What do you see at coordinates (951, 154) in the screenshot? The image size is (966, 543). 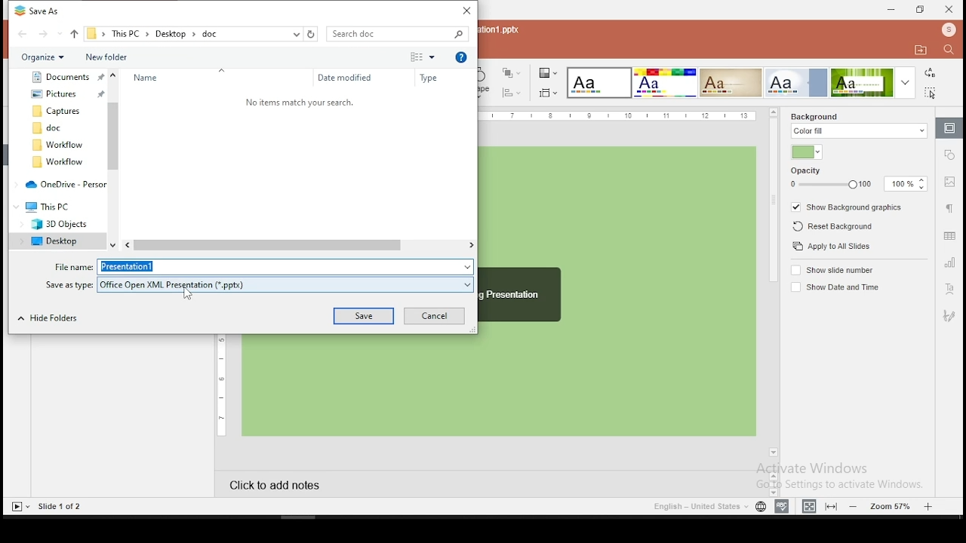 I see `shape settings` at bounding box center [951, 154].